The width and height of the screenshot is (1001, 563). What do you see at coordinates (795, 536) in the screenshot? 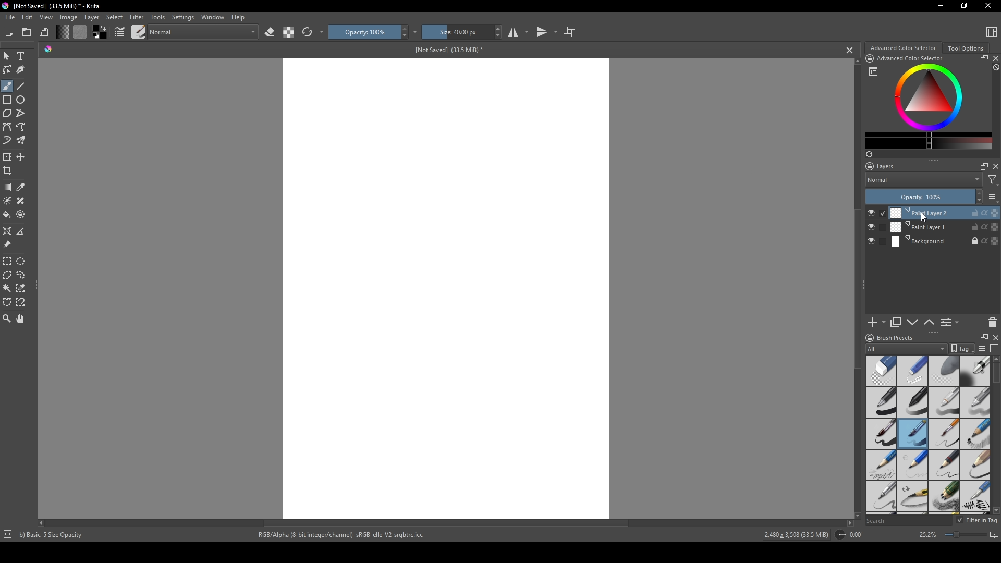
I see `2,480 x 3,508 (33.5 MiB)` at bounding box center [795, 536].